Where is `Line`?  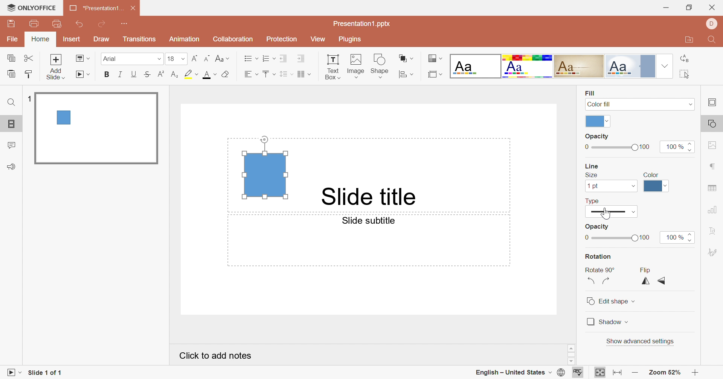 Line is located at coordinates (590, 166).